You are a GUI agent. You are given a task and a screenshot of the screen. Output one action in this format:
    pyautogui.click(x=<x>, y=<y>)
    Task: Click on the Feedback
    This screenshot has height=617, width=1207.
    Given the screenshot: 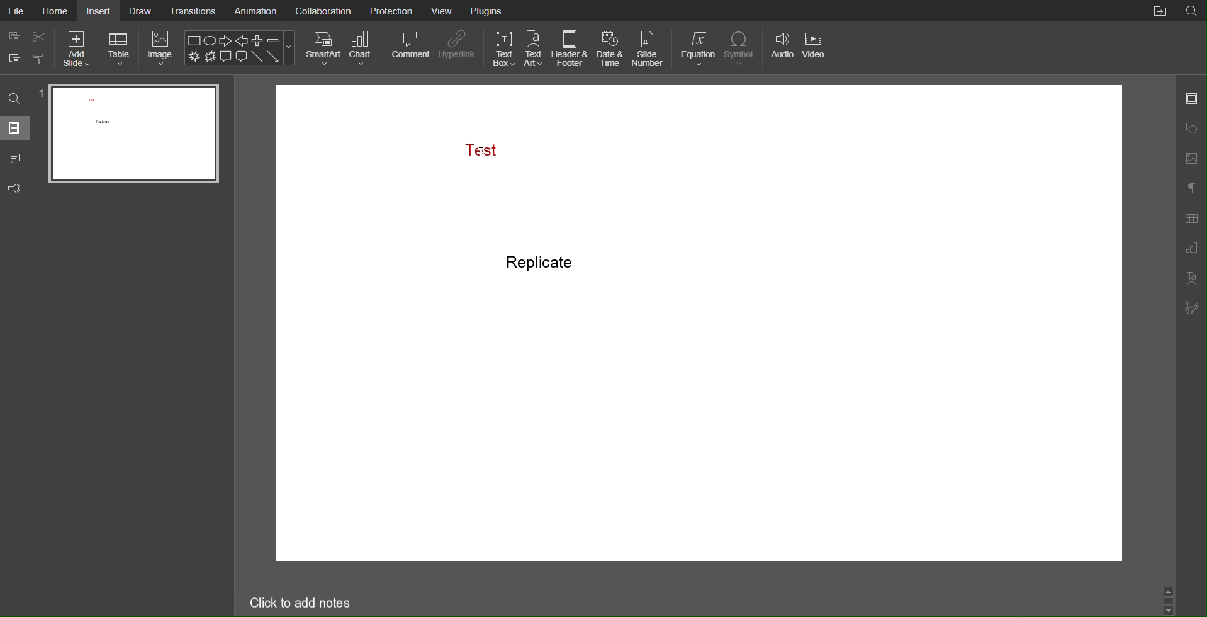 What is the action you would take?
    pyautogui.click(x=16, y=190)
    